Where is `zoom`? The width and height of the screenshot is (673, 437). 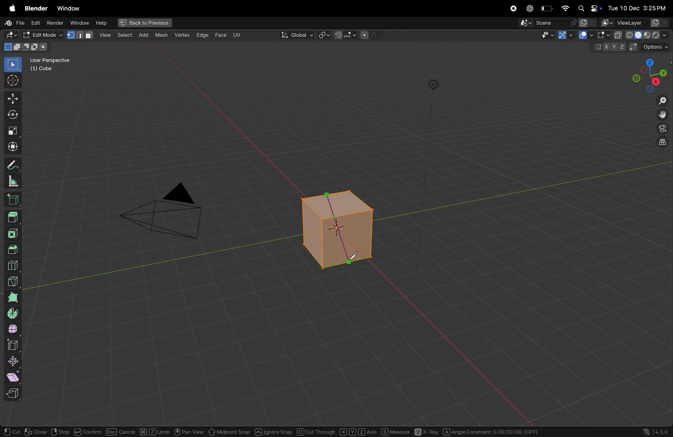 zoom is located at coordinates (662, 101).